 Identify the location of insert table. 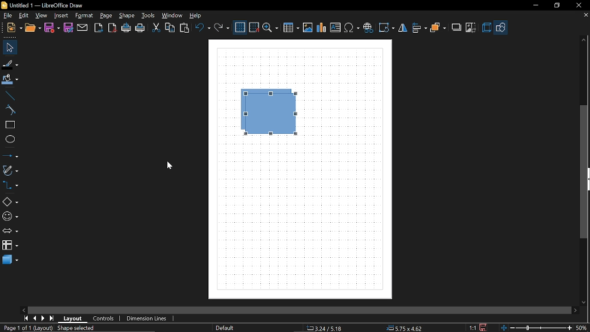
(291, 28).